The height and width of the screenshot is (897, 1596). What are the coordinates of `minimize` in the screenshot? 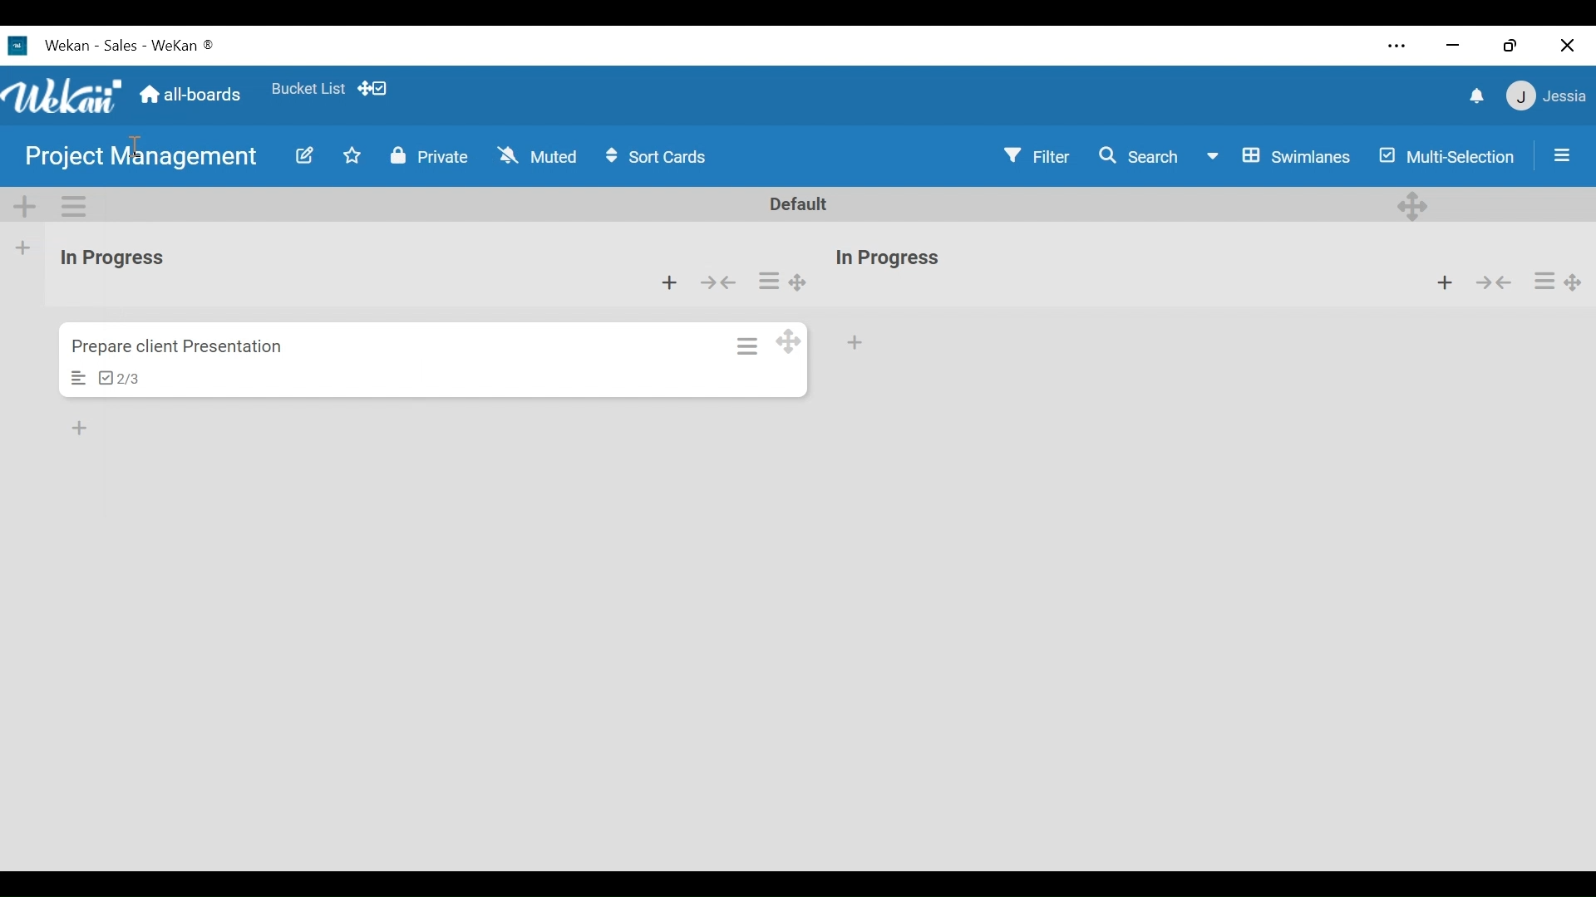 It's located at (1454, 44).